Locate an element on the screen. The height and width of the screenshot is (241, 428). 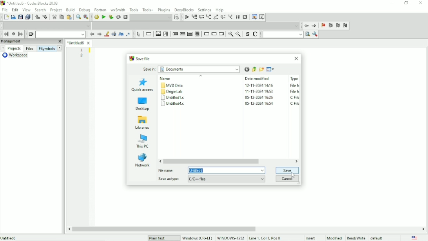
Minimize is located at coordinates (391, 4).